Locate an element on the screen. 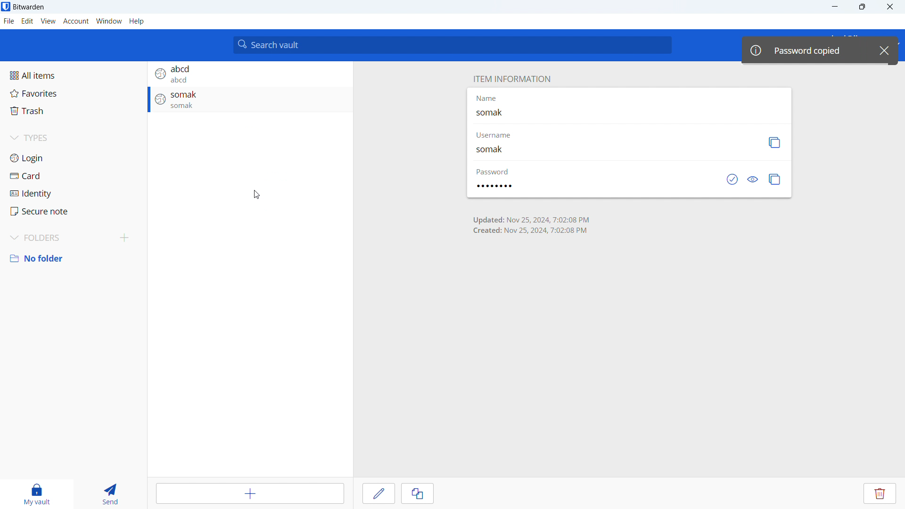 The image size is (905, 509). copy username is located at coordinates (269, 172).